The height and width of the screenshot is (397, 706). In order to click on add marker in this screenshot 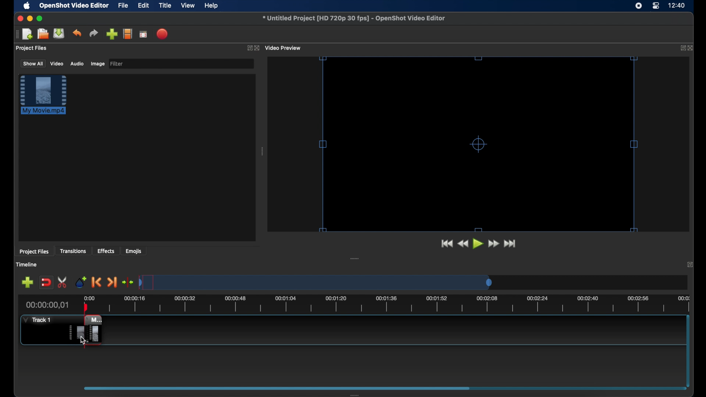, I will do `click(80, 282)`.